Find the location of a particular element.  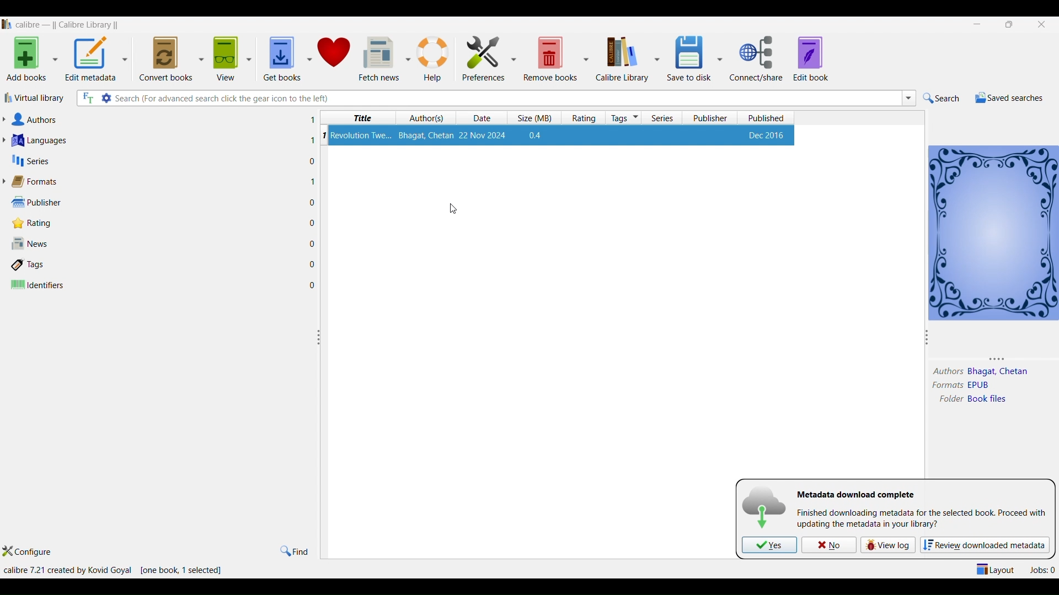

layout is located at coordinates (994, 569).